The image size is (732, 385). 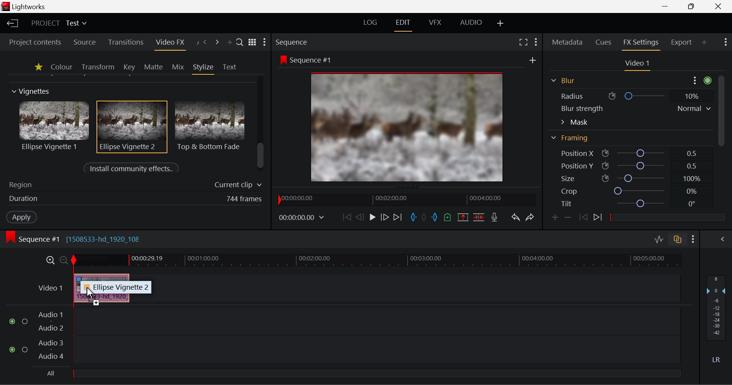 What do you see at coordinates (700, 79) in the screenshot?
I see `more options` at bounding box center [700, 79].